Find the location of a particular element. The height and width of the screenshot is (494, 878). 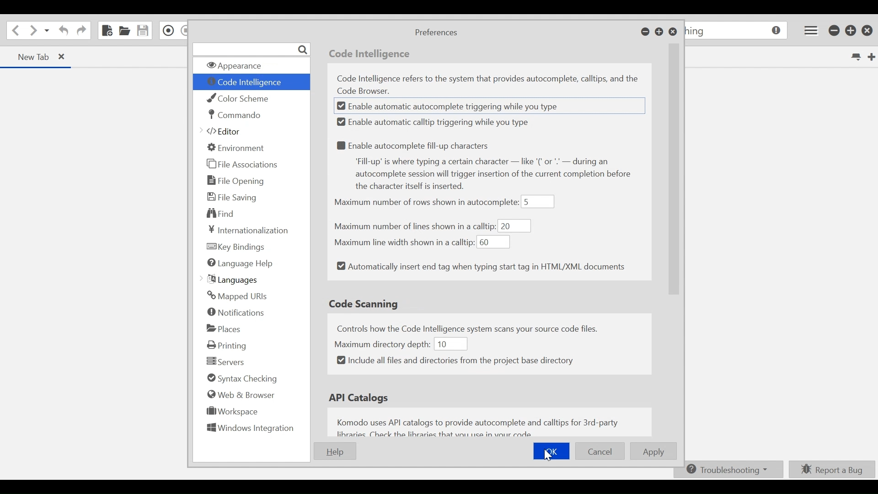

Environment is located at coordinates (236, 147).